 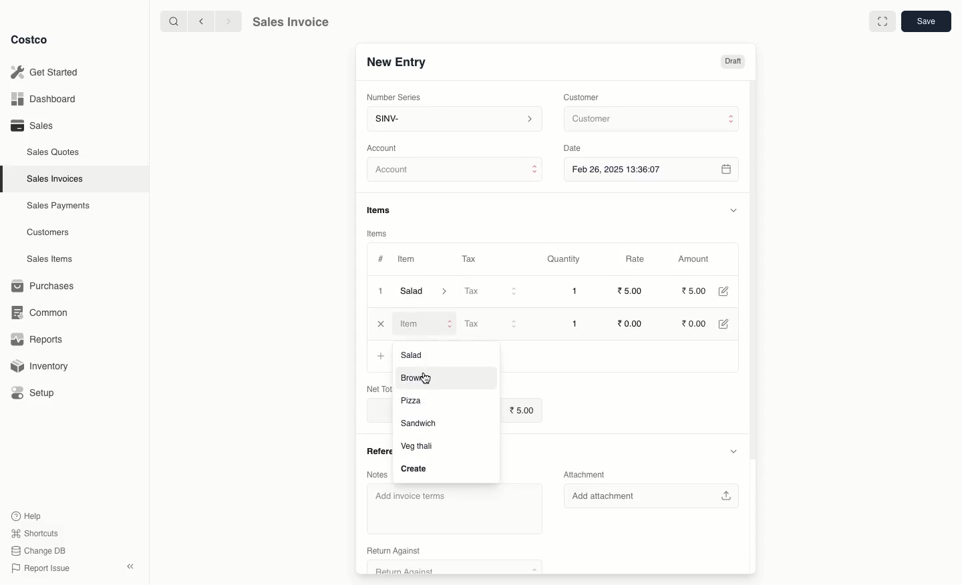 What do you see at coordinates (490, 292) in the screenshot?
I see `Tax` at bounding box center [490, 292].